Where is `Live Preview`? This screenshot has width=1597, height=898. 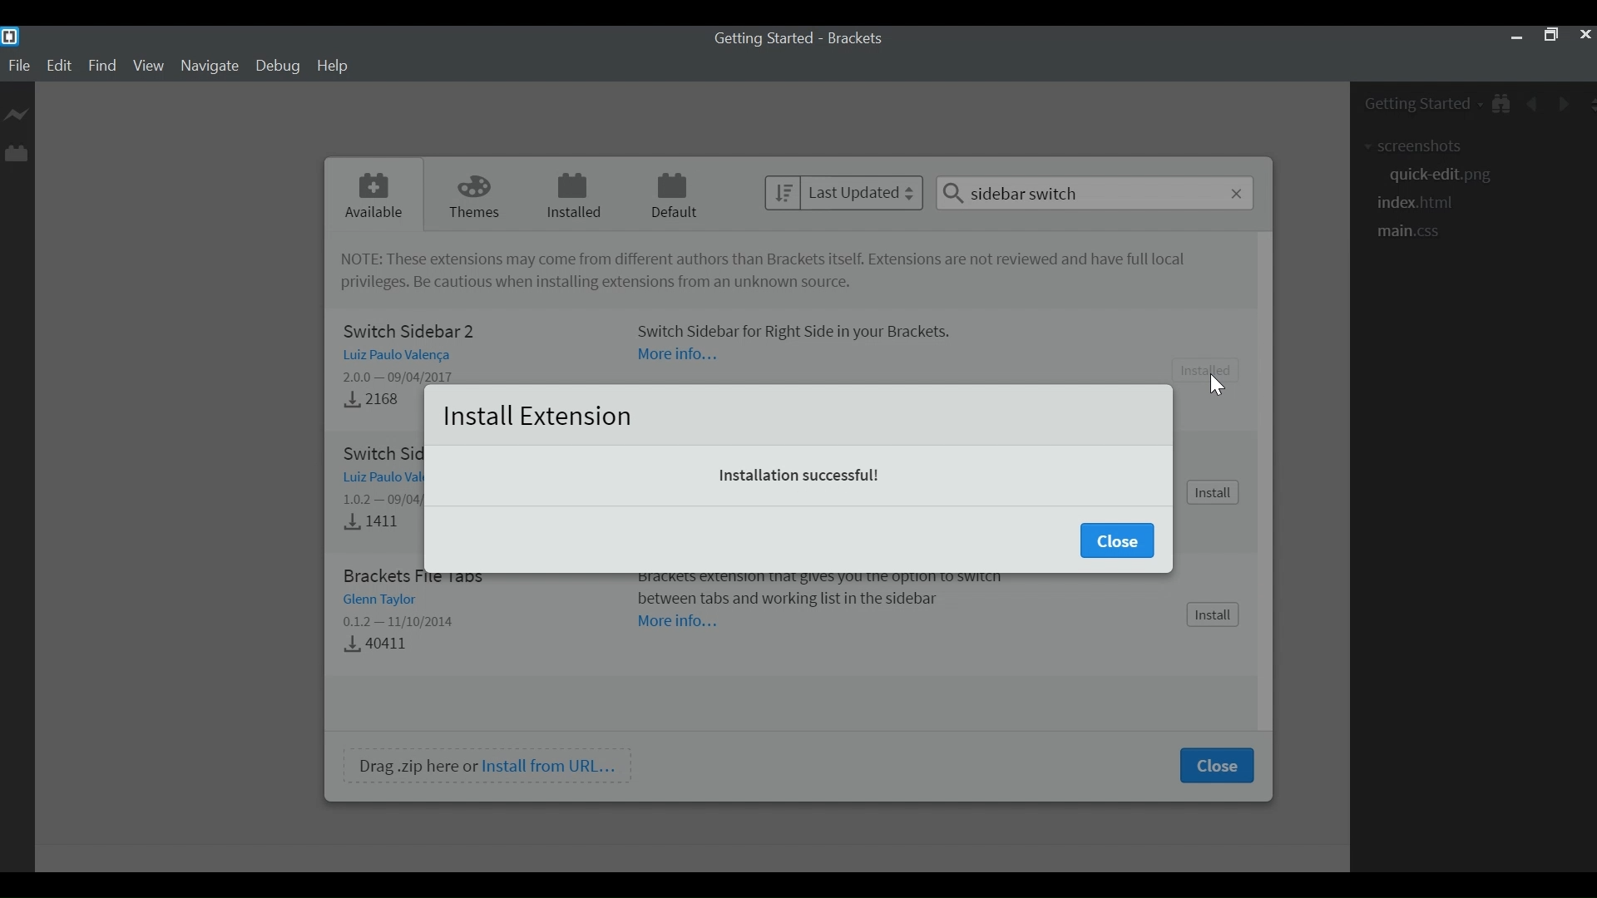
Live Preview is located at coordinates (17, 117).